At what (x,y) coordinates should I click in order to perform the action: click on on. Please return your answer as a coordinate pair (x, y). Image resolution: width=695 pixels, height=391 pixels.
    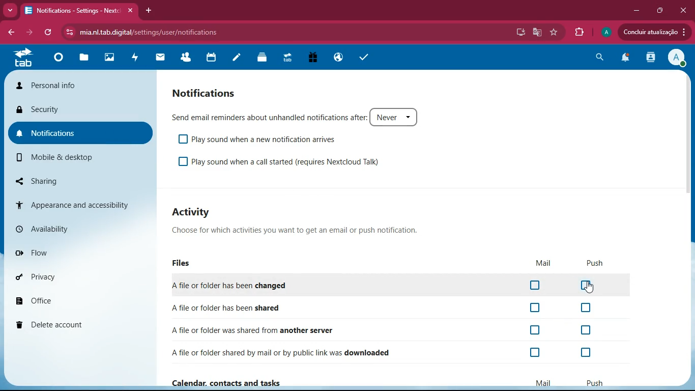
    Looking at the image, I should click on (538, 352).